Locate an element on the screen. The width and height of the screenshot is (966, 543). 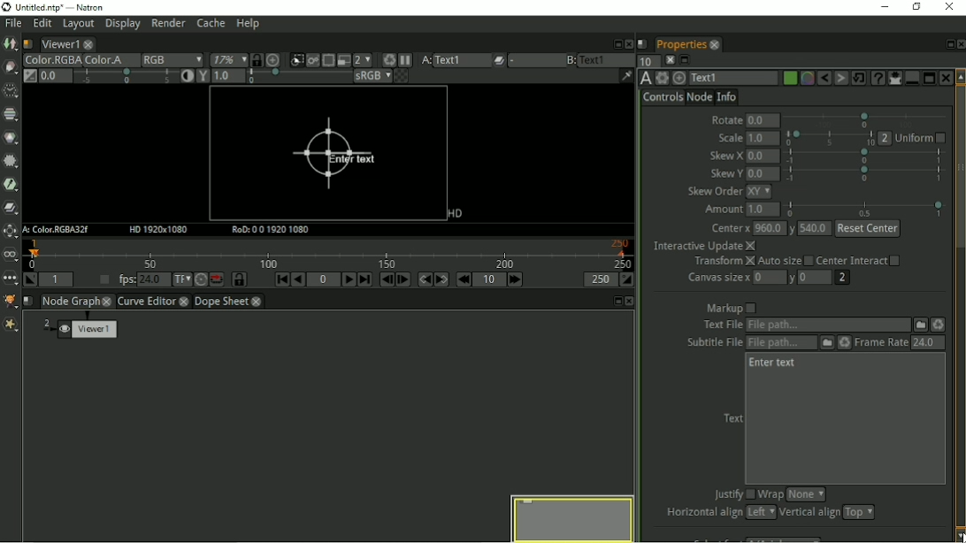
Preview is located at coordinates (570, 516).